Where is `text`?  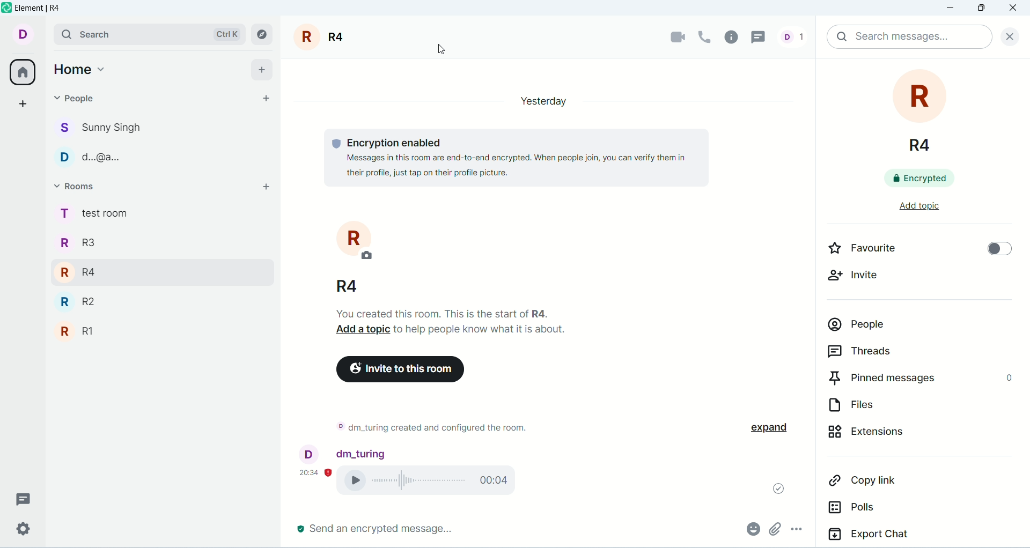 text is located at coordinates (430, 429).